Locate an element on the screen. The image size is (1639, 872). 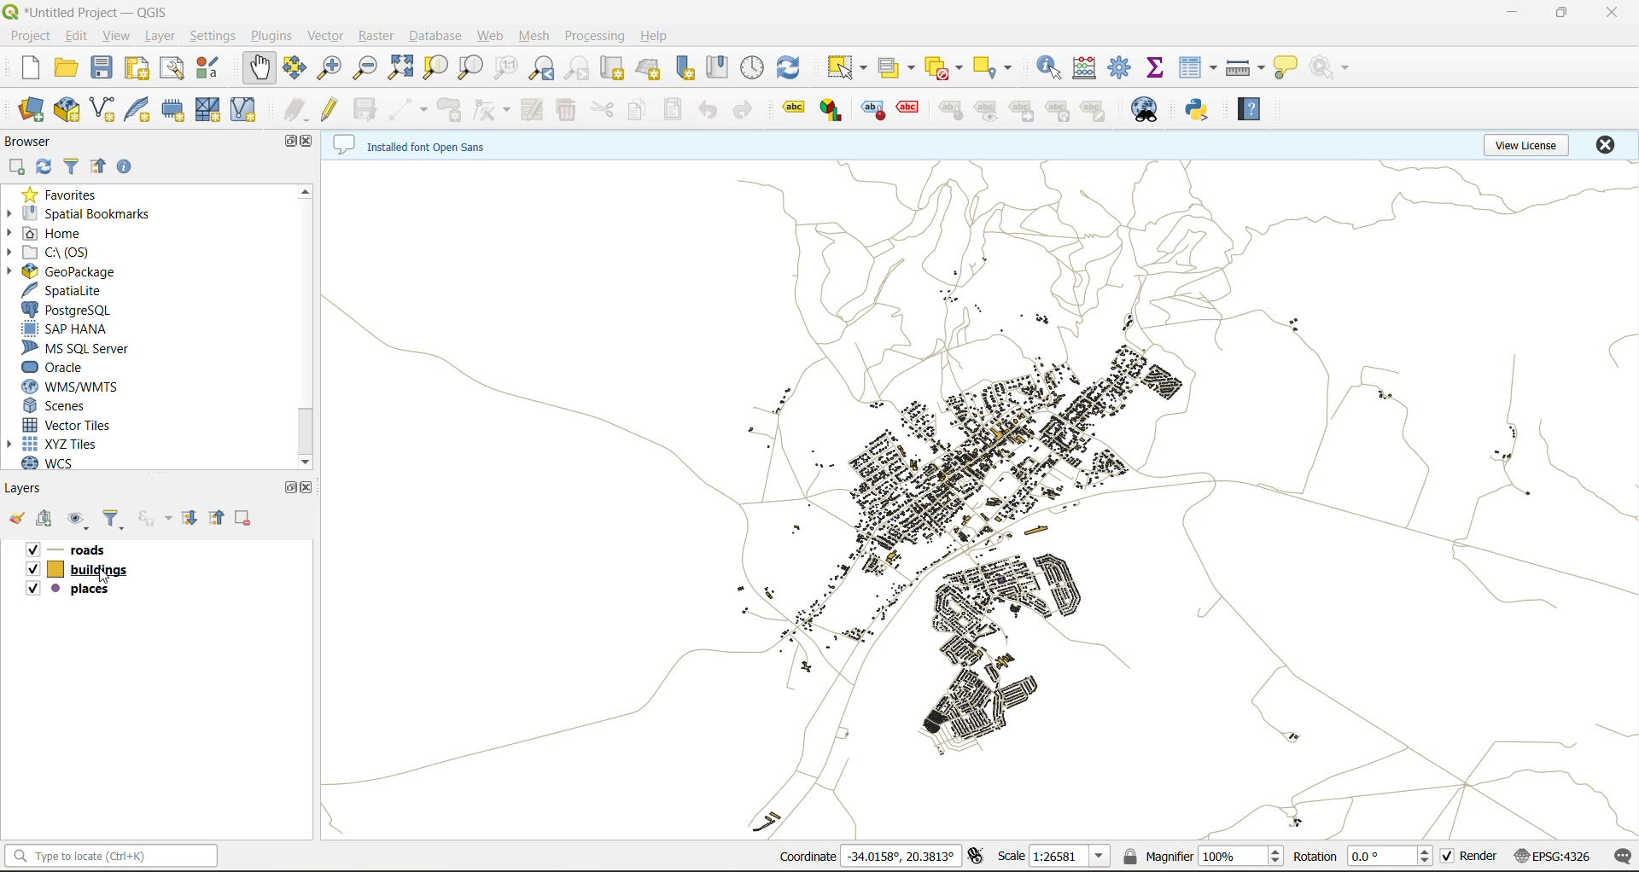
statistical summary is located at coordinates (1161, 67).